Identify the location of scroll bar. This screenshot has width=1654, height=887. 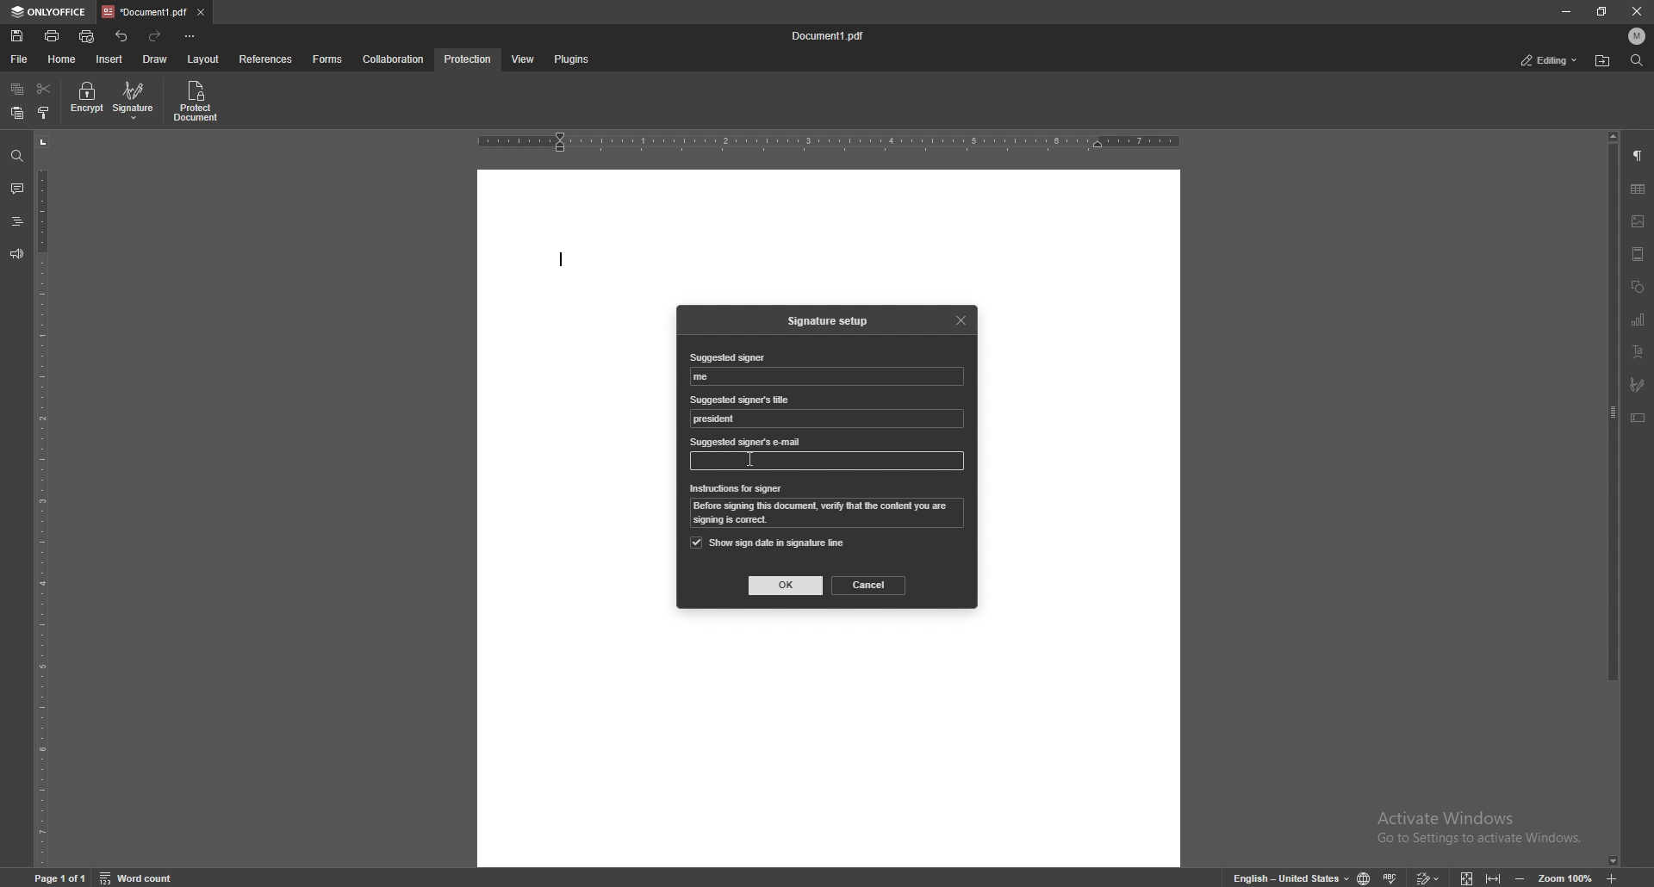
(1614, 499).